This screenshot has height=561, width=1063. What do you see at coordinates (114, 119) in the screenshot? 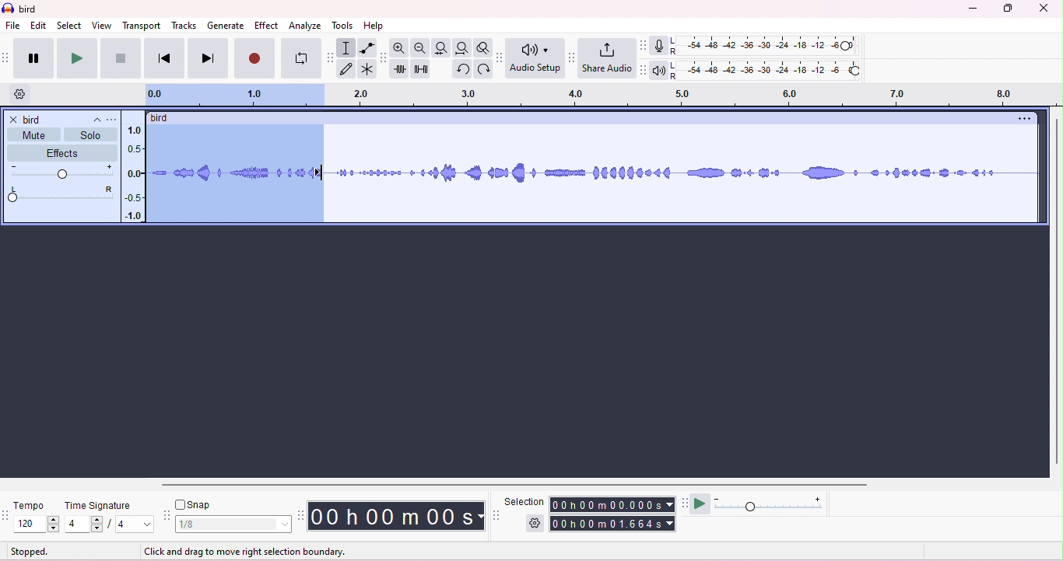
I see `track title` at bounding box center [114, 119].